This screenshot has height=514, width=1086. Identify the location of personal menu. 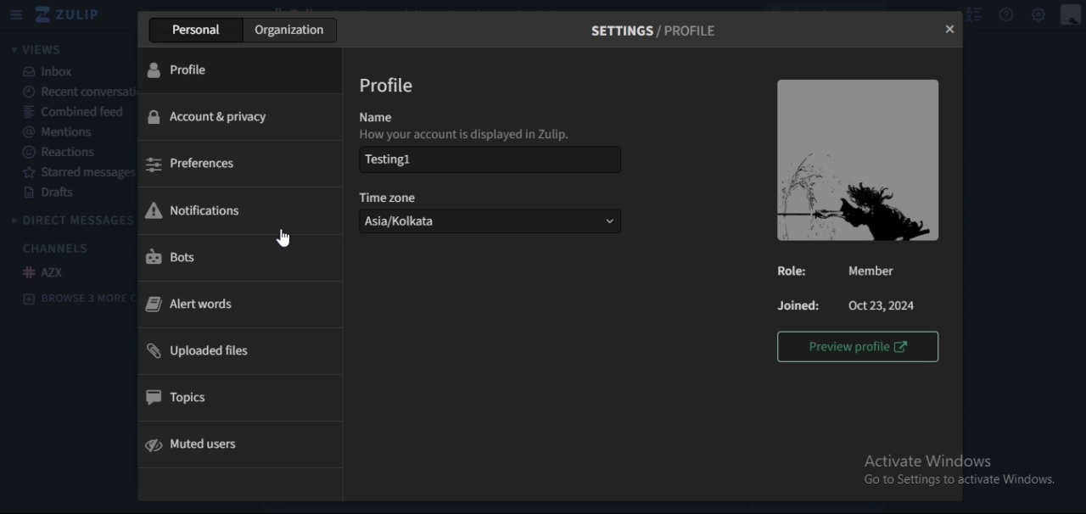
(1072, 15).